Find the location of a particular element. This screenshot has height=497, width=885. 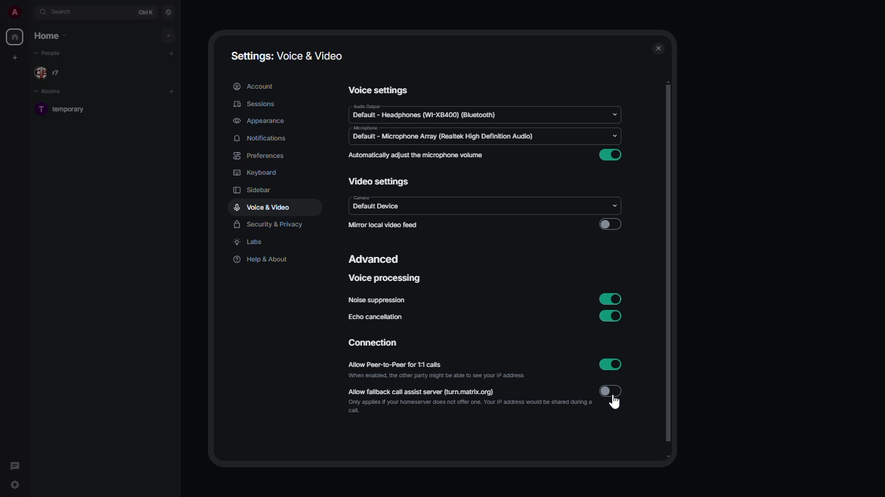

sidebar is located at coordinates (254, 190).